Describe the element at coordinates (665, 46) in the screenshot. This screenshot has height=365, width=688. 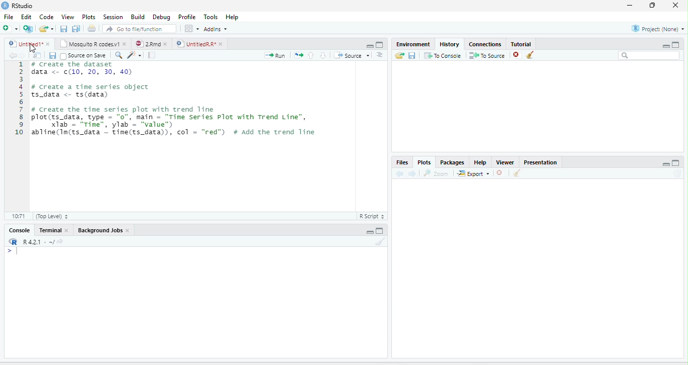
I see `Minimize` at that location.